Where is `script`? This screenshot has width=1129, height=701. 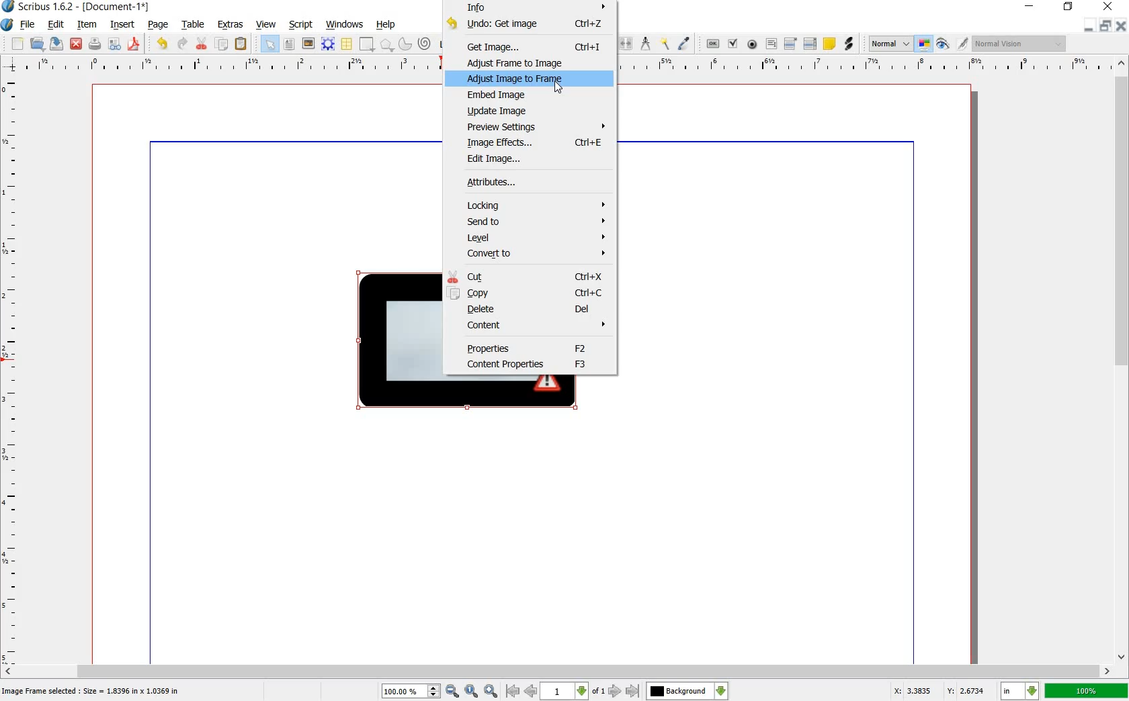 script is located at coordinates (300, 24).